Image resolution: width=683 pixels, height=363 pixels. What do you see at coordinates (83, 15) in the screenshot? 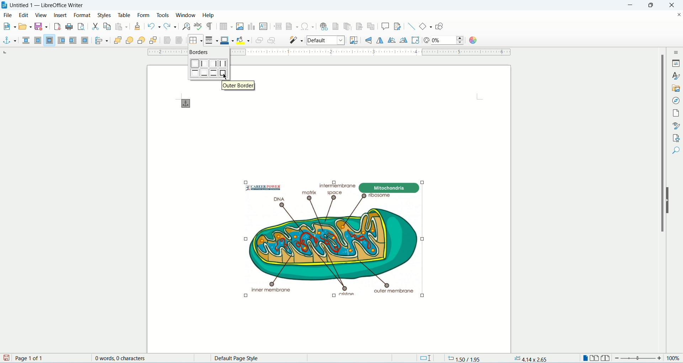
I see `format` at bounding box center [83, 15].